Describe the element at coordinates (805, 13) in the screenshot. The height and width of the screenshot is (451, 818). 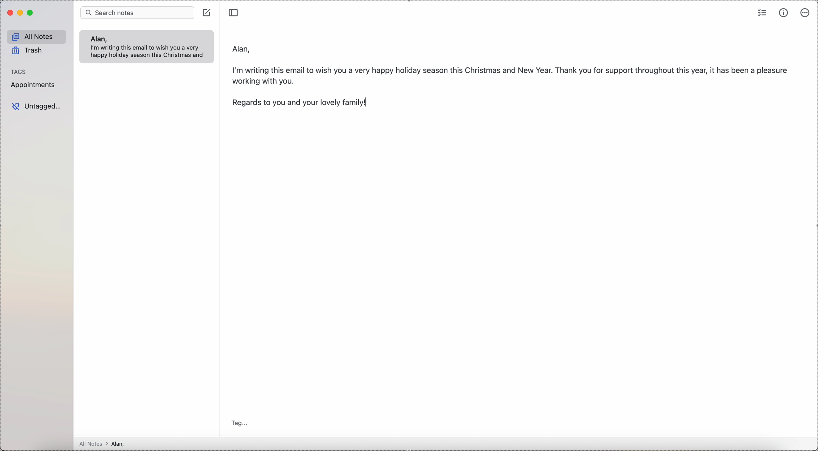
I see `more options` at that location.